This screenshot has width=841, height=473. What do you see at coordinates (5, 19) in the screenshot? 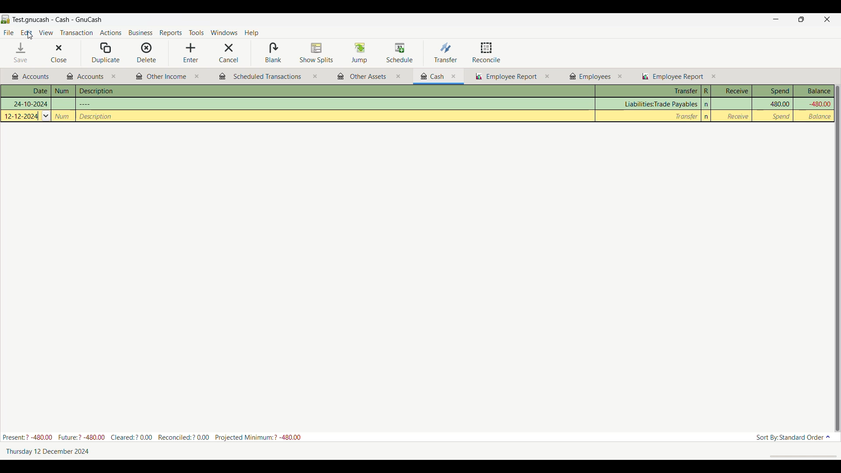
I see `Software logo` at bounding box center [5, 19].